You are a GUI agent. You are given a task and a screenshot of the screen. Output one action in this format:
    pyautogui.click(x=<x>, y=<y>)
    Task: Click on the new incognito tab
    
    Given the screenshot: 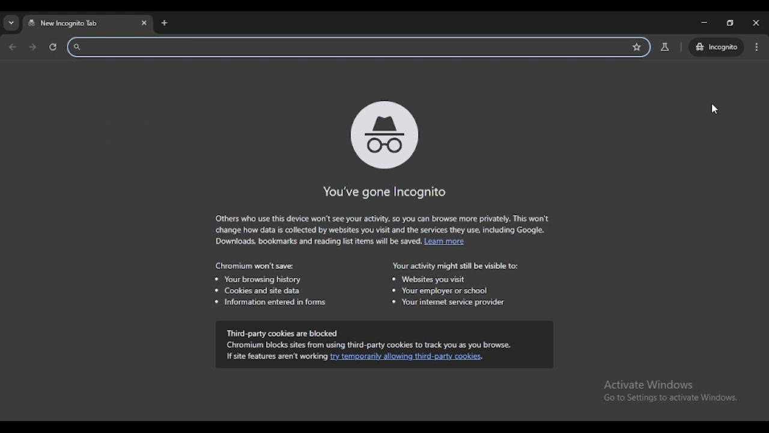 What is the action you would take?
    pyautogui.click(x=65, y=23)
    